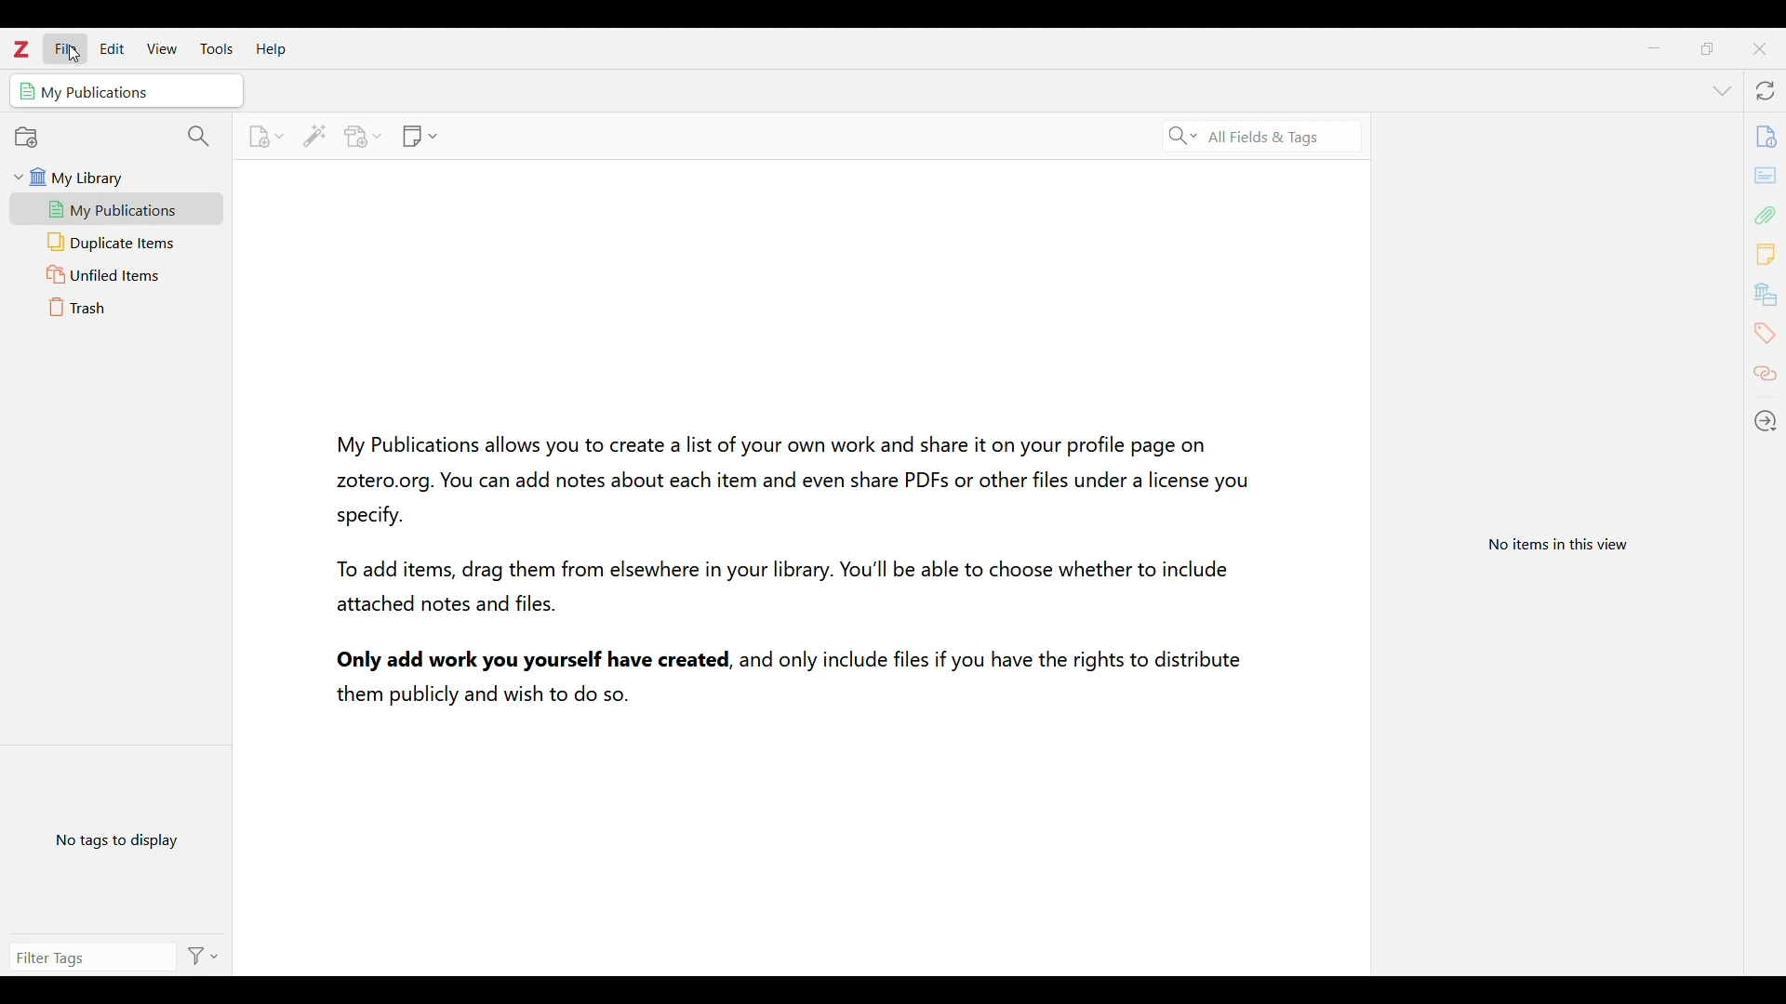 The width and height of the screenshot is (1786, 1004). Describe the element at coordinates (1766, 419) in the screenshot. I see `Locate` at that location.